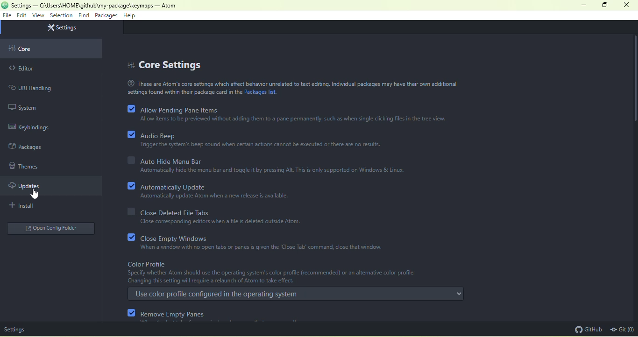 The height and width of the screenshot is (337, 638). I want to click on checkbox with ticks, so click(131, 109).